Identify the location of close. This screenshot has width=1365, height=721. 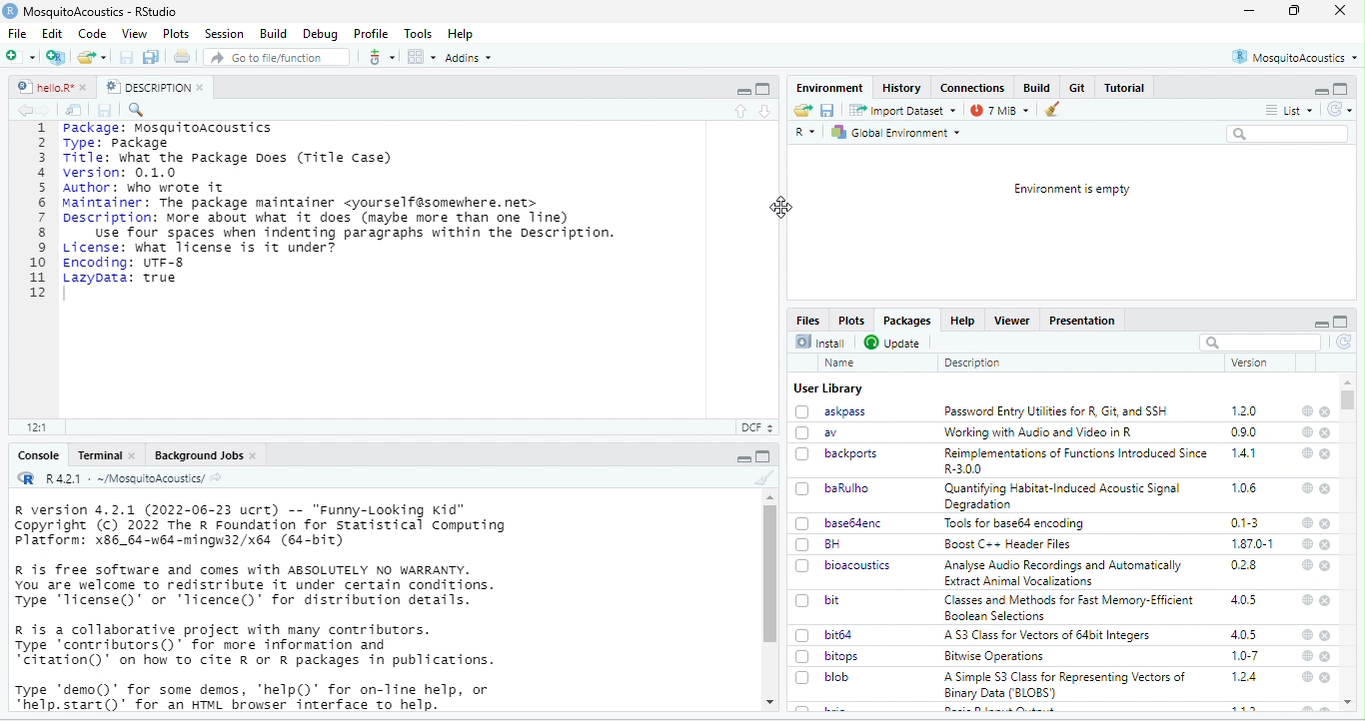
(1341, 11).